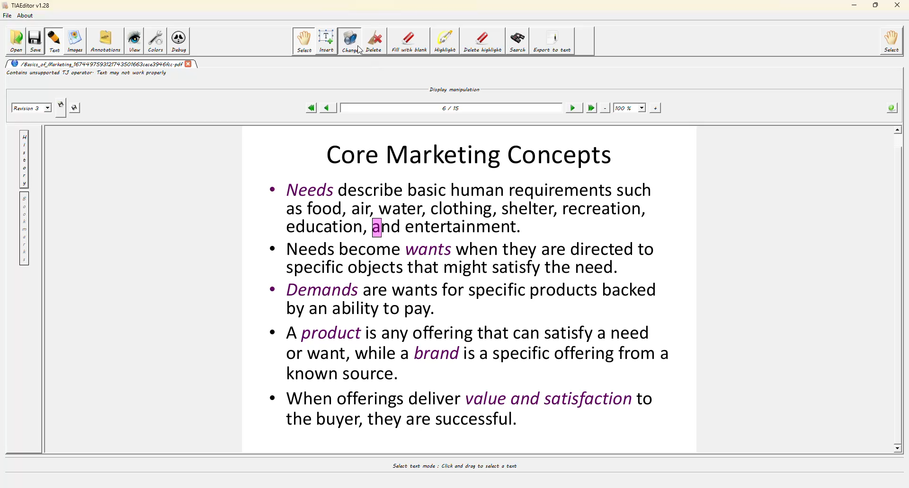 The image size is (909, 488). Describe the element at coordinates (550, 40) in the screenshot. I see `export to text` at that location.